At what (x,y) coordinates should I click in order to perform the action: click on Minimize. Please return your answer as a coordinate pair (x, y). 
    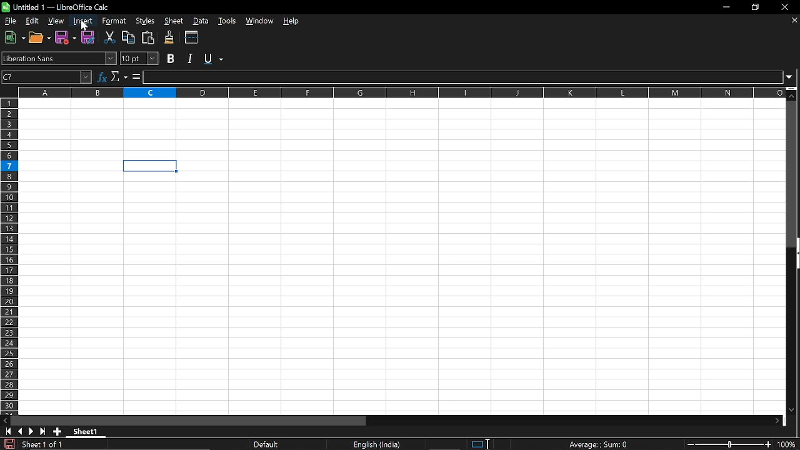
    Looking at the image, I should click on (724, 7).